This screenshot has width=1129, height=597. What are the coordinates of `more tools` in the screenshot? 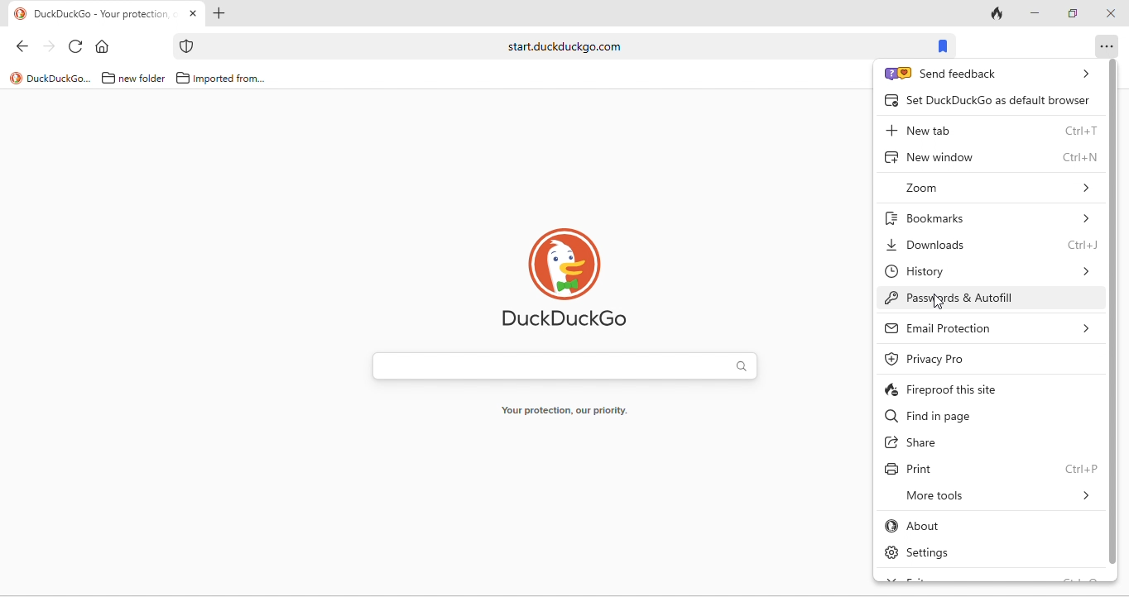 It's located at (996, 495).